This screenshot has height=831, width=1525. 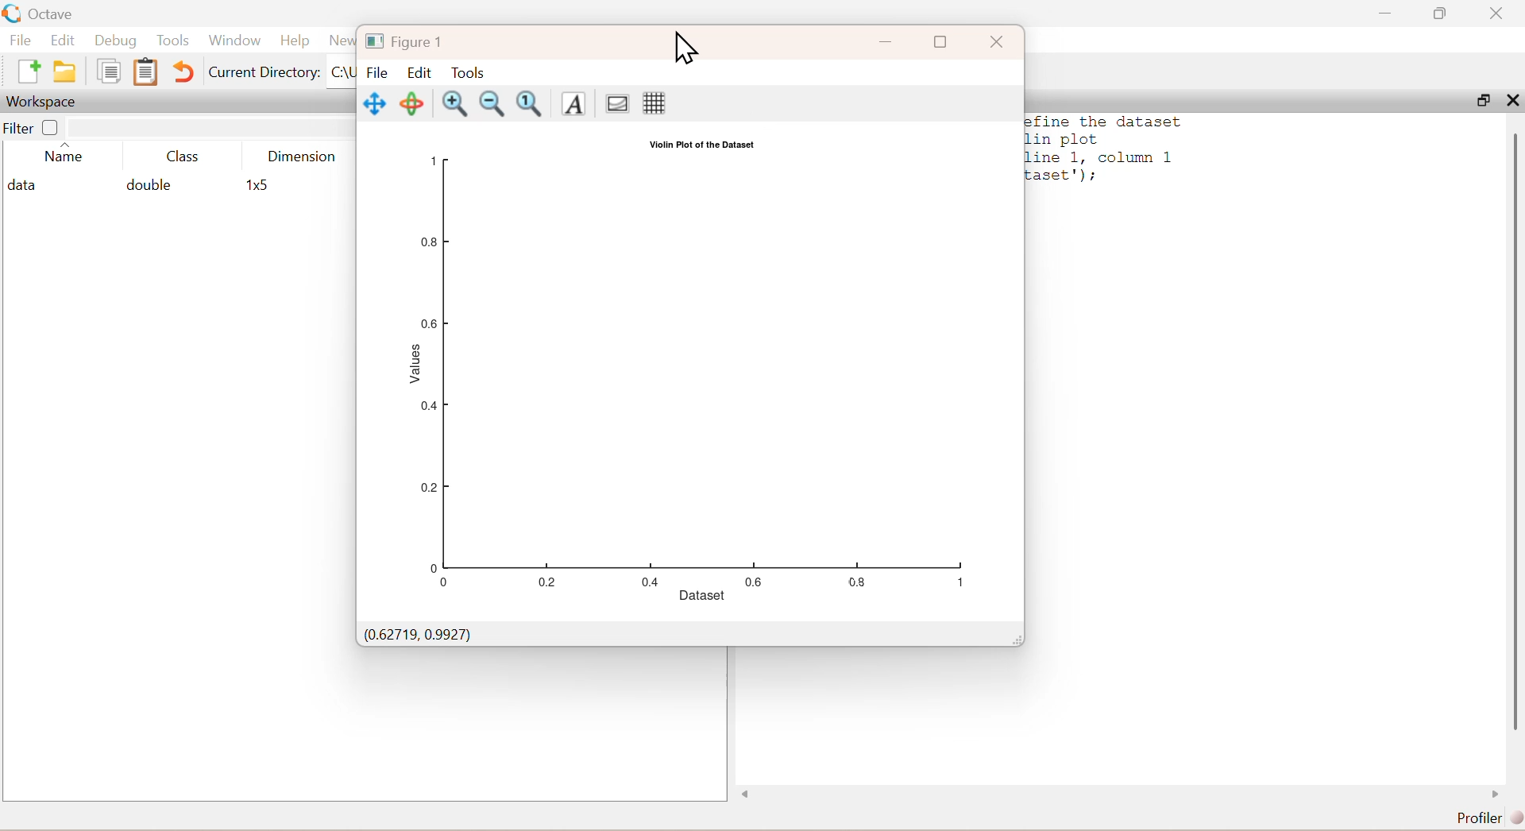 What do you see at coordinates (685, 48) in the screenshot?
I see `cursor` at bounding box center [685, 48].